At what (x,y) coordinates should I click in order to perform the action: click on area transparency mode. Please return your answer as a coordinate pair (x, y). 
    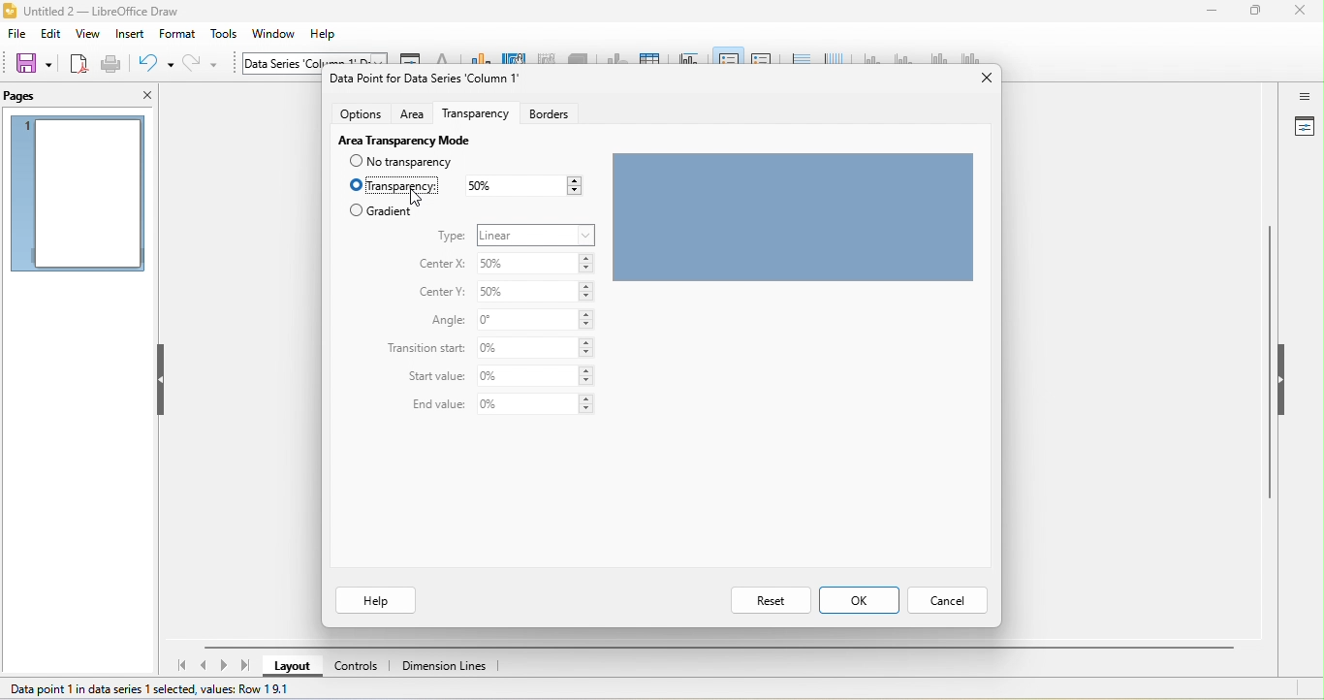
    Looking at the image, I should click on (423, 140).